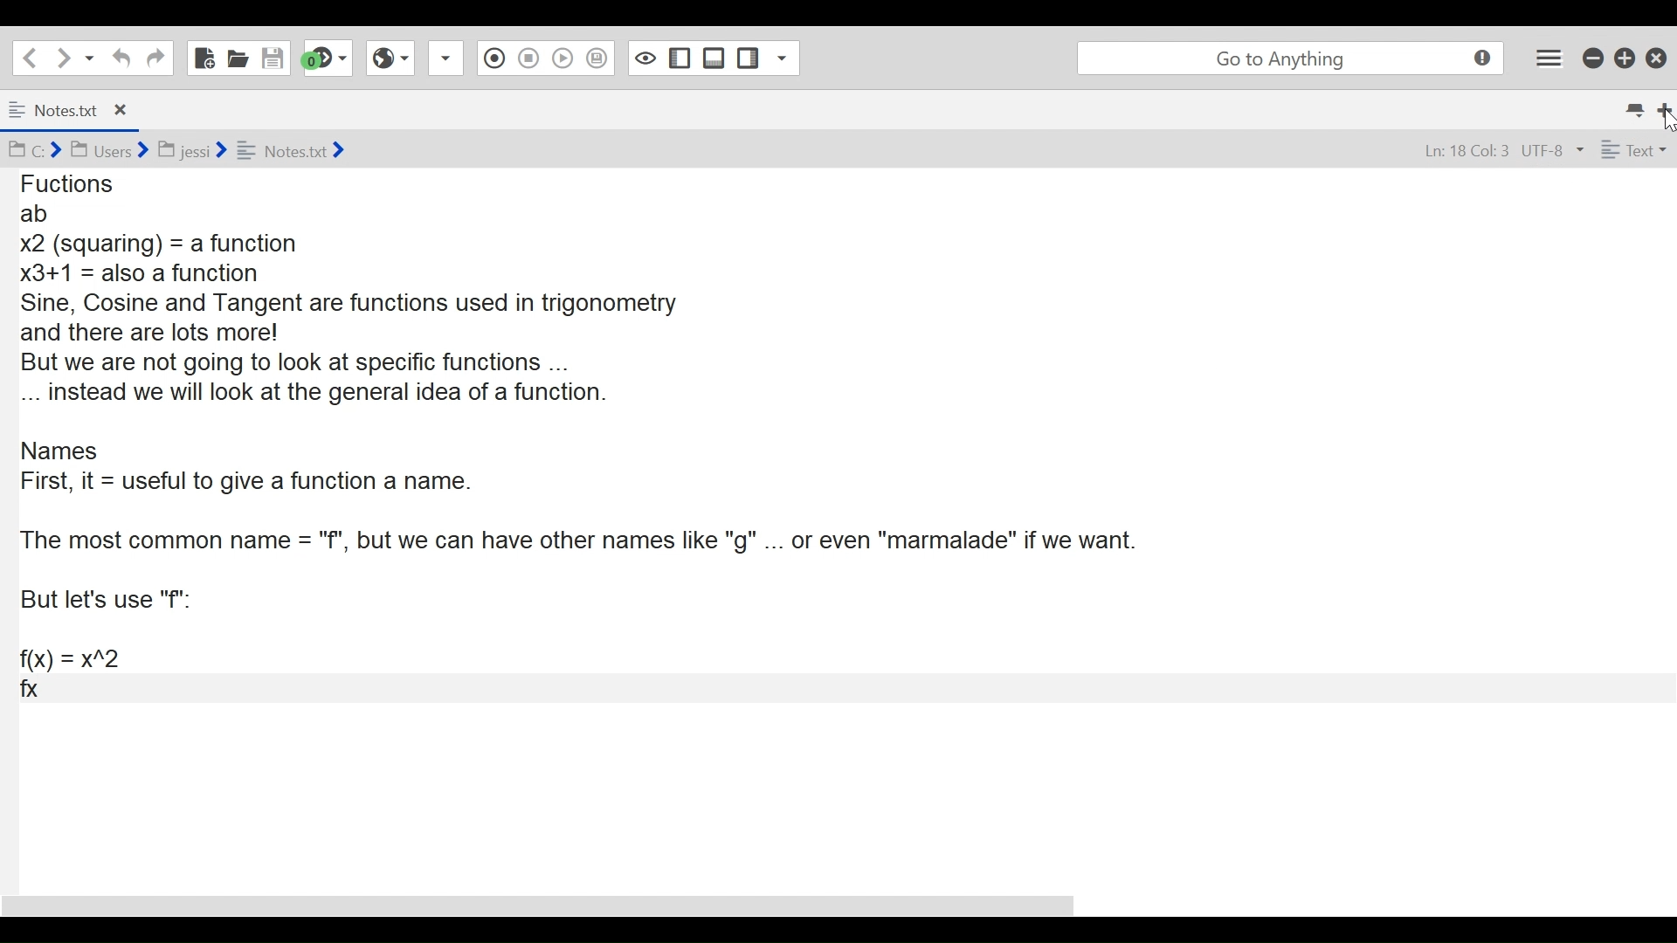 This screenshot has width=1677, height=943. What do you see at coordinates (787, 58) in the screenshot?
I see `Show Specific Sidebar` at bounding box center [787, 58].